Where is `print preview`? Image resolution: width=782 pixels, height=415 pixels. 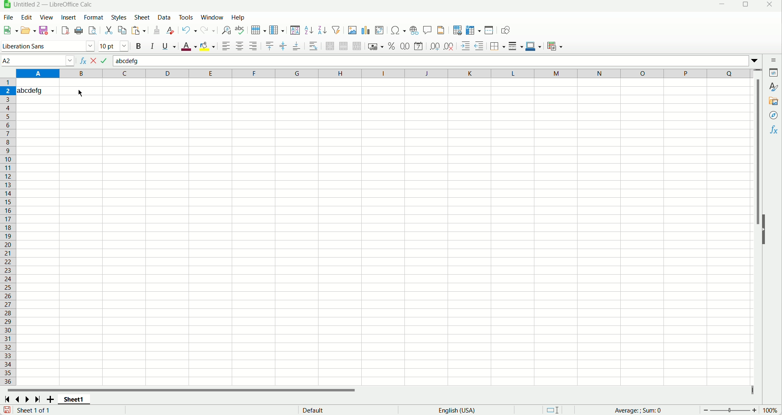
print preview is located at coordinates (92, 31).